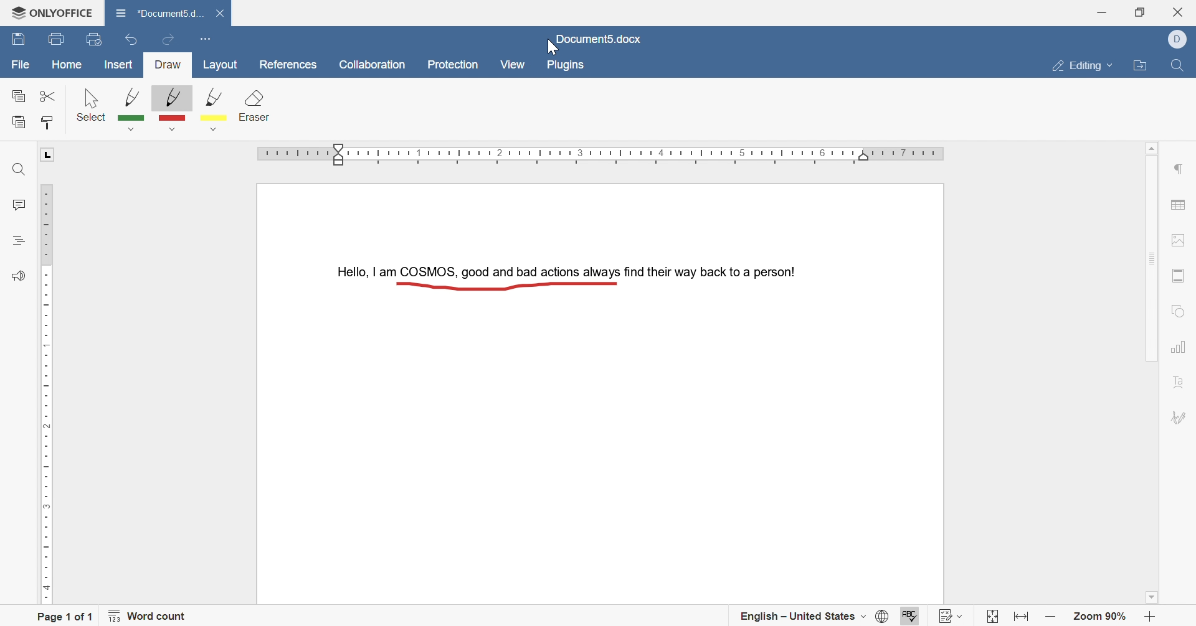 This screenshot has height=626, width=1196. I want to click on references, so click(287, 65).